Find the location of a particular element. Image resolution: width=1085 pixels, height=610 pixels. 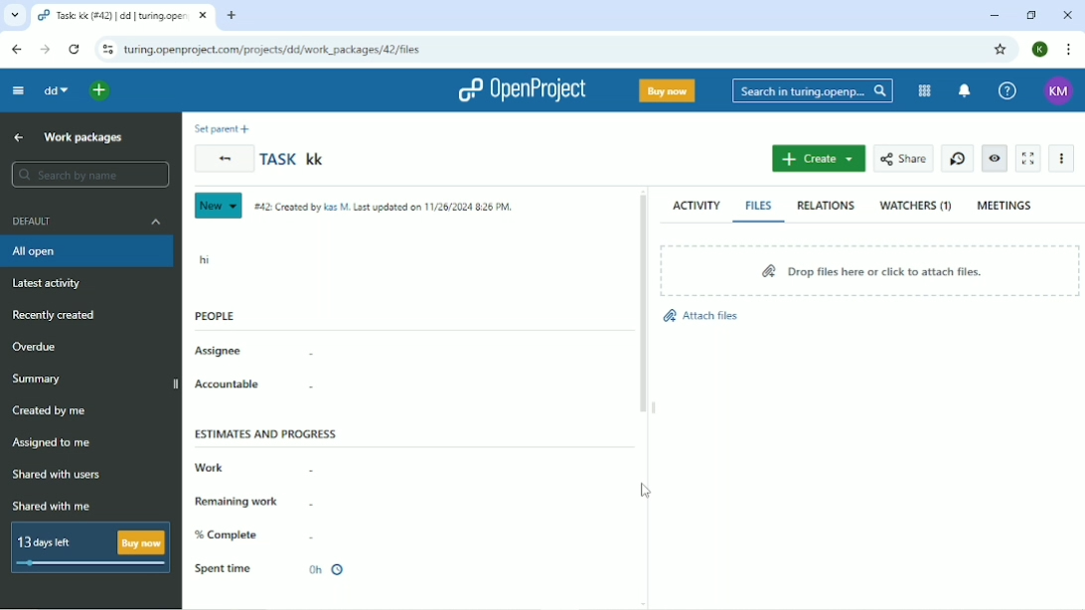

Created by me is located at coordinates (49, 410).